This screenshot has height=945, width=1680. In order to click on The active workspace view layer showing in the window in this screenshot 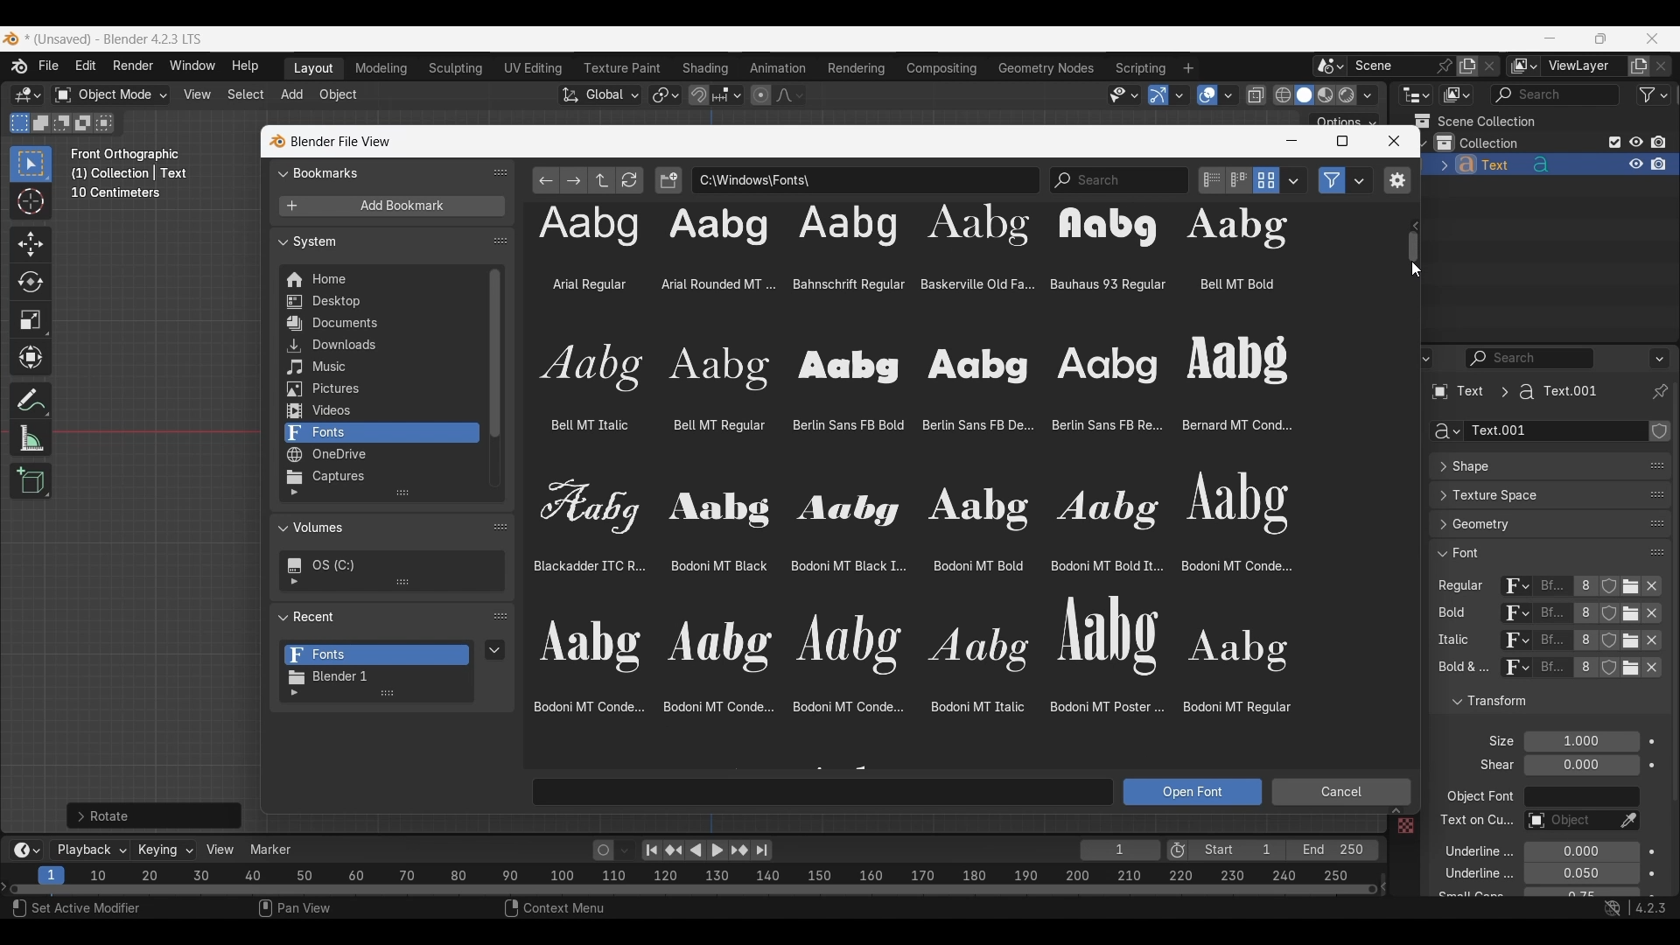, I will do `click(1524, 66)`.